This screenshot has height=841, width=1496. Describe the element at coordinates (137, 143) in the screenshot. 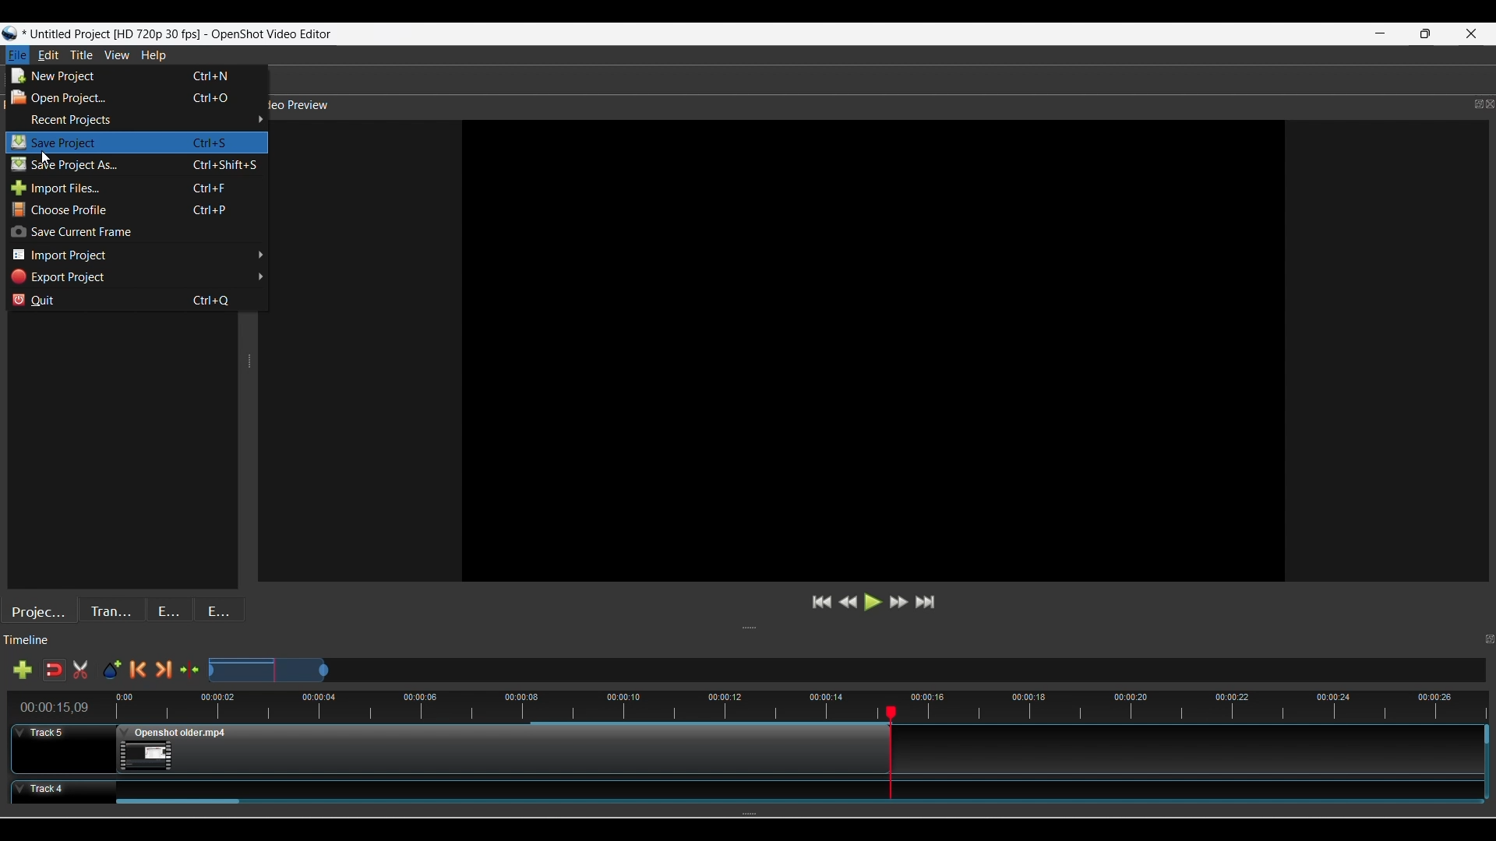

I see `Save project highlighted` at that location.